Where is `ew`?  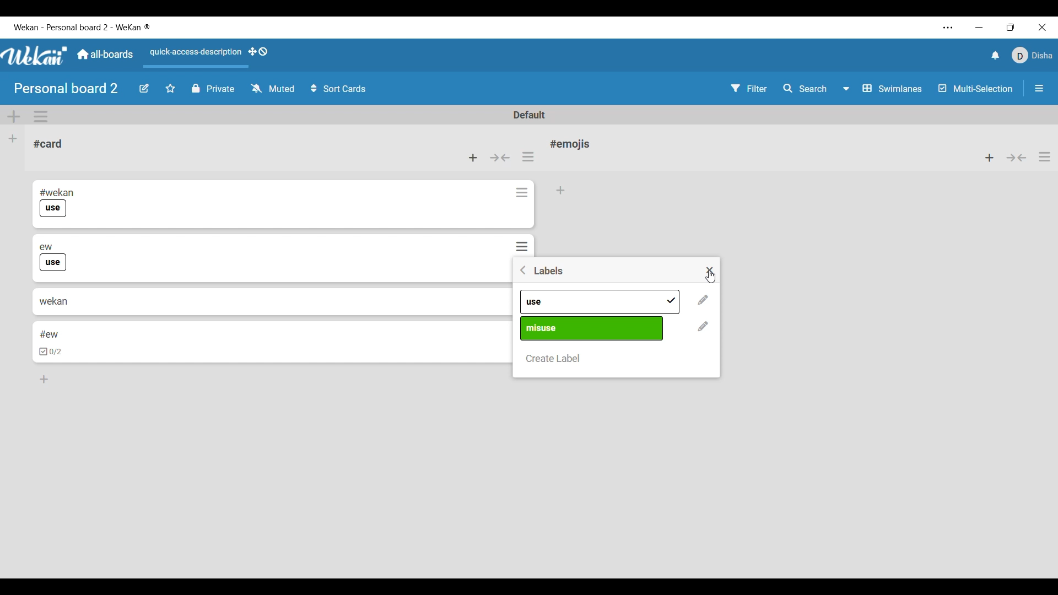 ew is located at coordinates (46, 246).